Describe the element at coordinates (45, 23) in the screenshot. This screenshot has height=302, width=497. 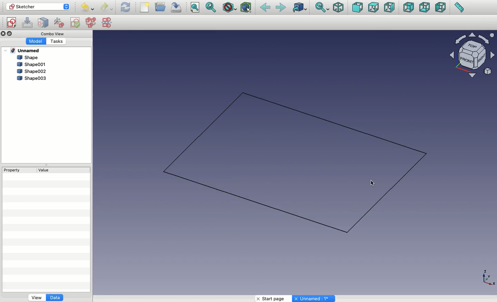
I see `Map sketch to face` at that location.